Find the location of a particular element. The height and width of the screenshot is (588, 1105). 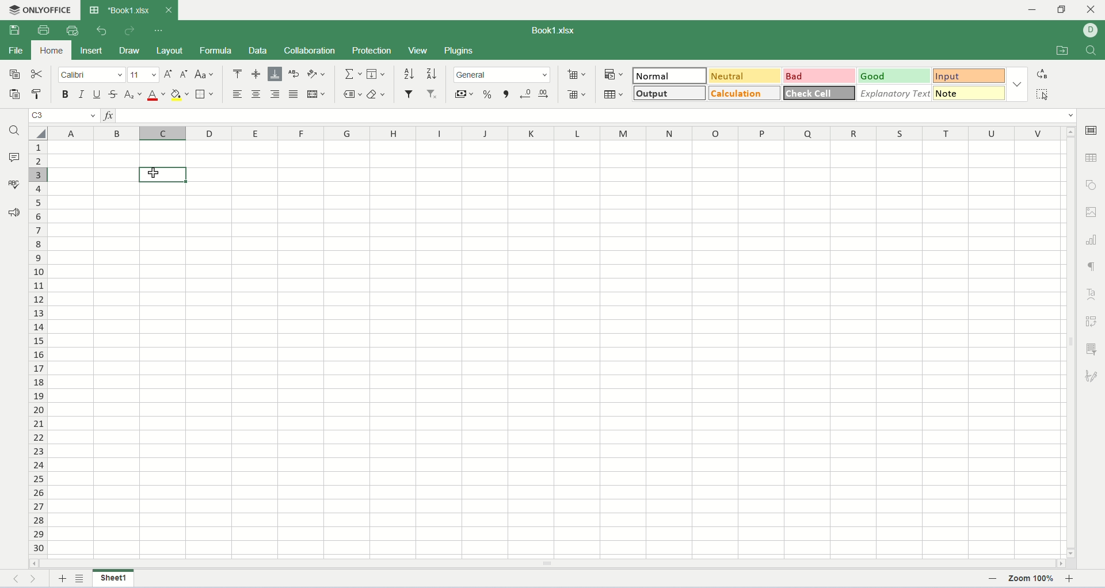

vertical scroll bar is located at coordinates (1069, 340).